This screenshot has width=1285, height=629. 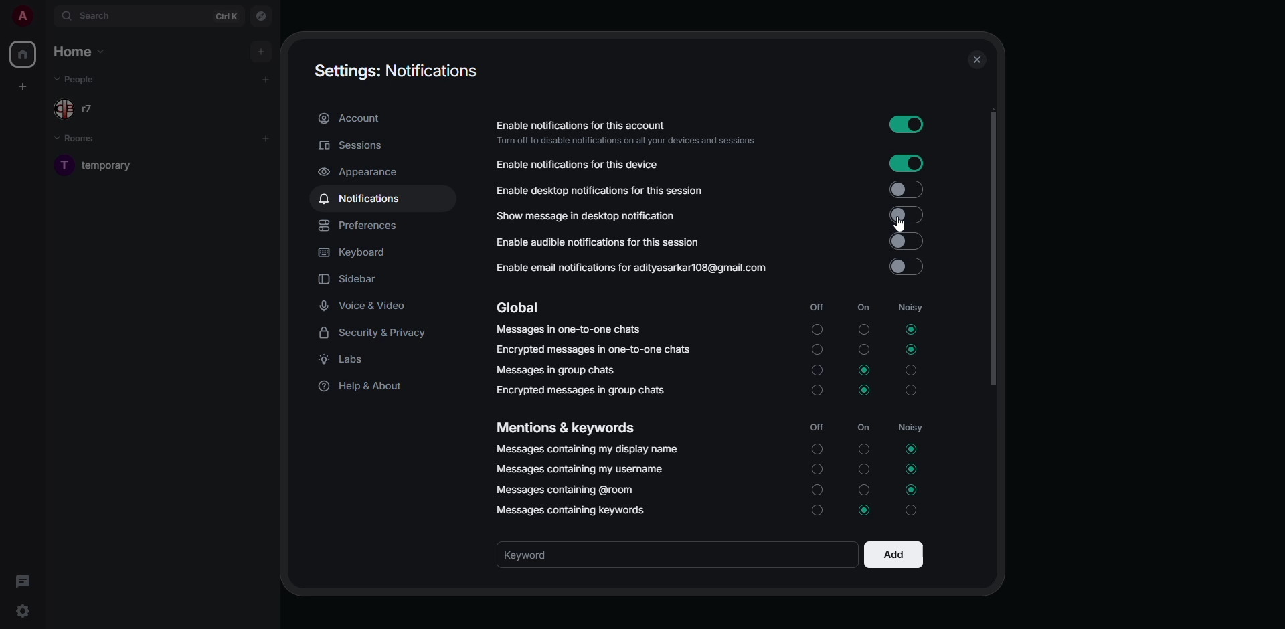 I want to click on keyboard, so click(x=360, y=252).